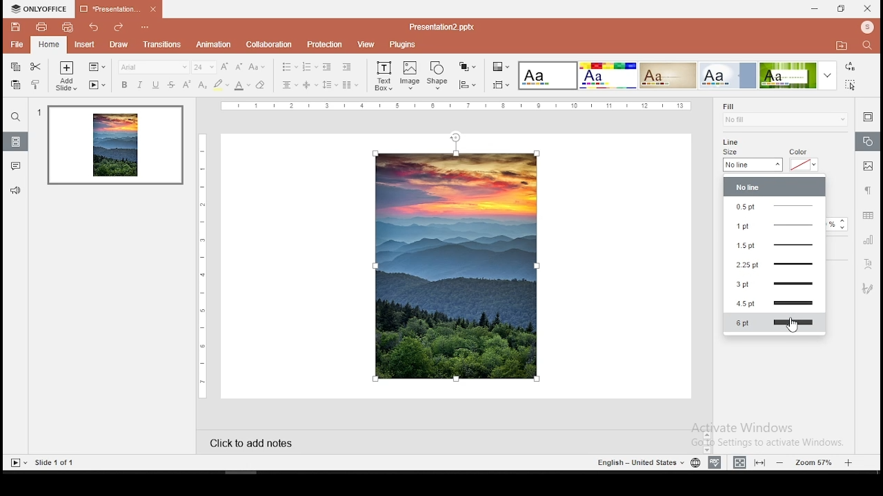 The width and height of the screenshot is (883, 496). I want to click on slide settings, so click(866, 116).